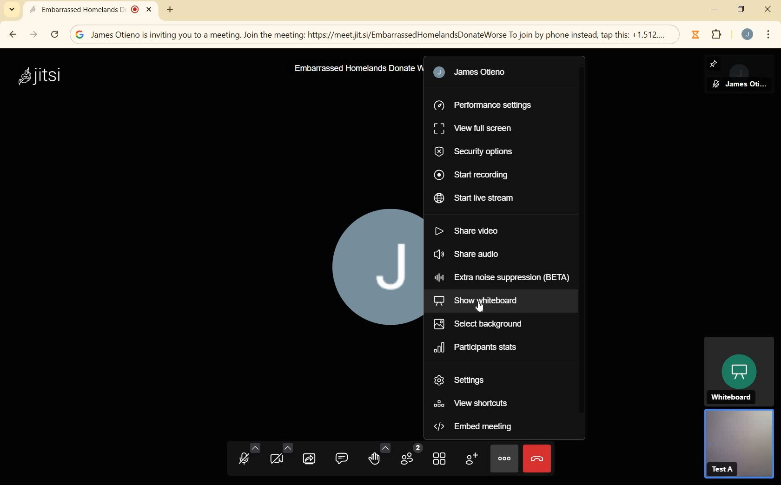 The height and width of the screenshot is (485, 781). What do you see at coordinates (441, 460) in the screenshot?
I see `toggle tile view` at bounding box center [441, 460].